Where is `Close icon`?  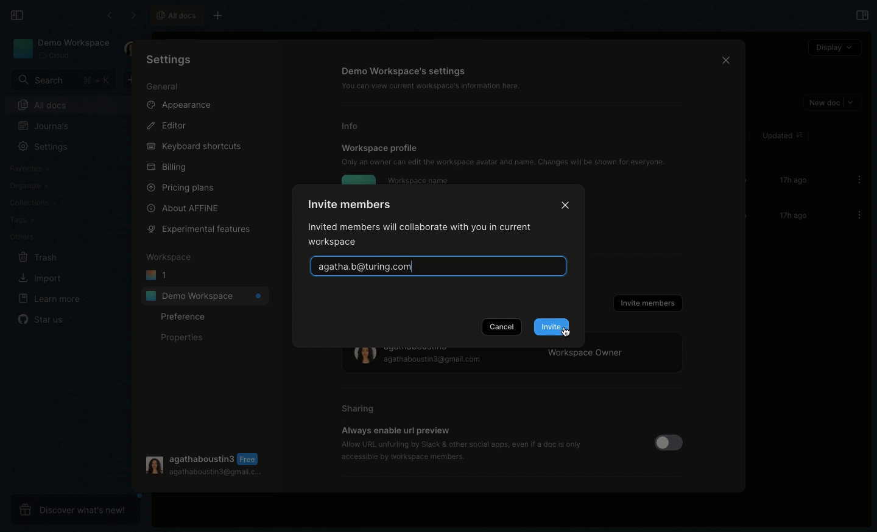
Close icon is located at coordinates (724, 59).